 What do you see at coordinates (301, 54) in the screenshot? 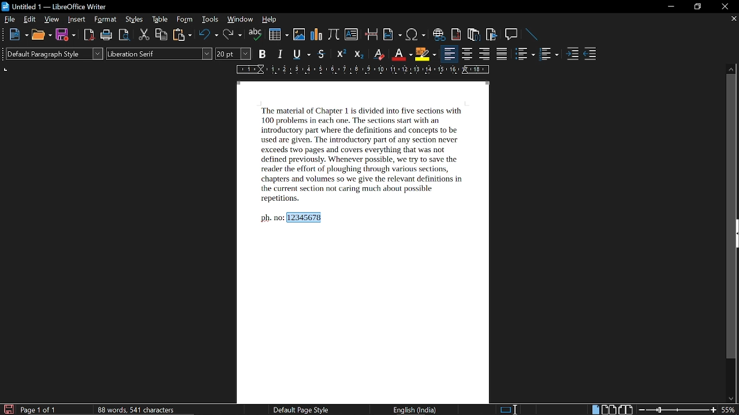
I see `underline` at bounding box center [301, 54].